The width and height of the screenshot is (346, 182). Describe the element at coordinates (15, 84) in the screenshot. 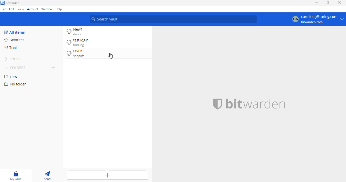

I see `no folder` at that location.